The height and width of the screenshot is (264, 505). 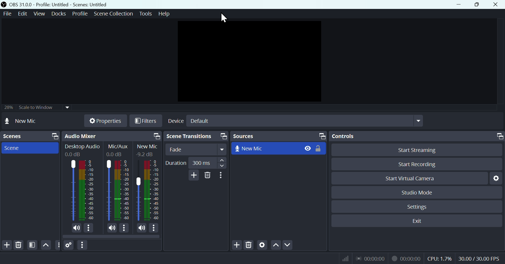 What do you see at coordinates (193, 175) in the screenshot?
I see `Add` at bounding box center [193, 175].